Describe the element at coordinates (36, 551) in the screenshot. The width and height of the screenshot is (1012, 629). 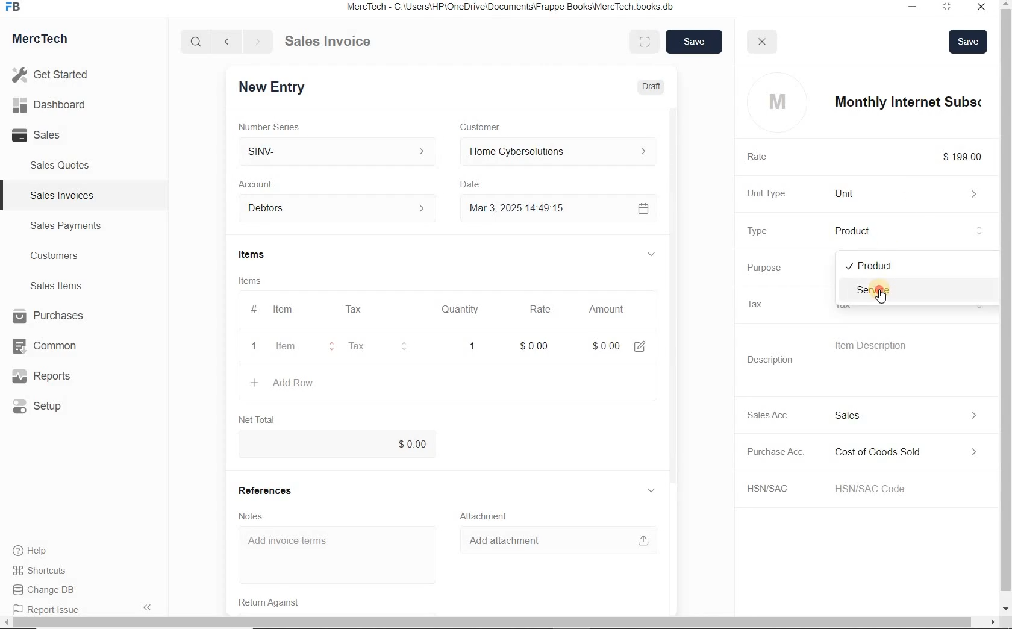
I see `Help` at that location.